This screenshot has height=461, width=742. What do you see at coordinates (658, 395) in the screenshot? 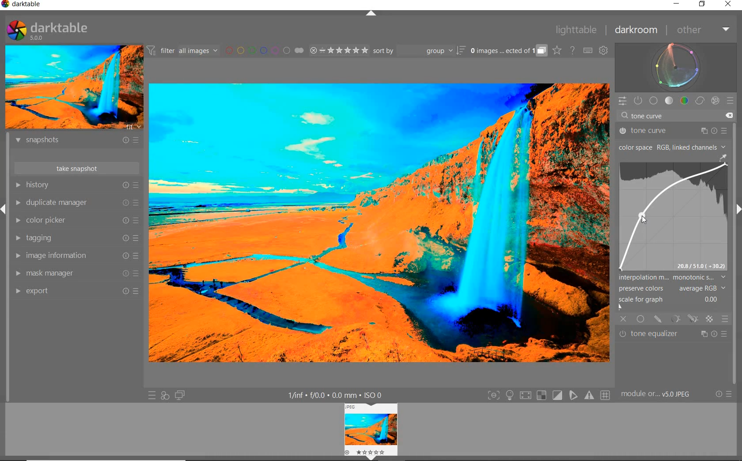
I see `MODULE...v5.0 JPEG` at bounding box center [658, 395].